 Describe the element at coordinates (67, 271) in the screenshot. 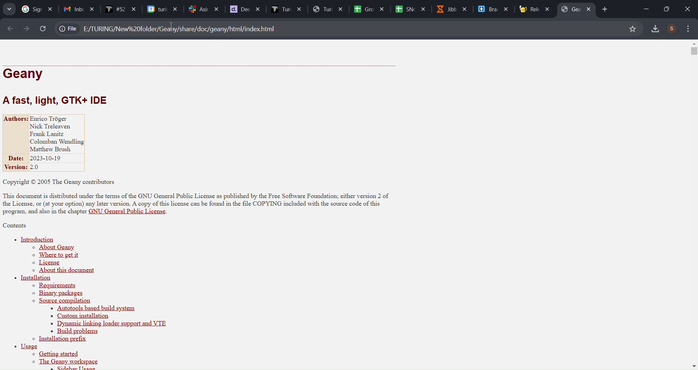

I see `about the document` at that location.